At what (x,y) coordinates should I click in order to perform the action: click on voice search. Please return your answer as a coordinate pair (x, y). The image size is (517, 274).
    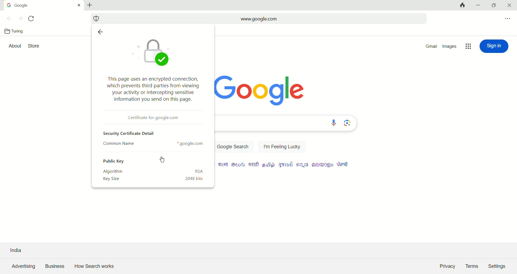
    Looking at the image, I should click on (334, 123).